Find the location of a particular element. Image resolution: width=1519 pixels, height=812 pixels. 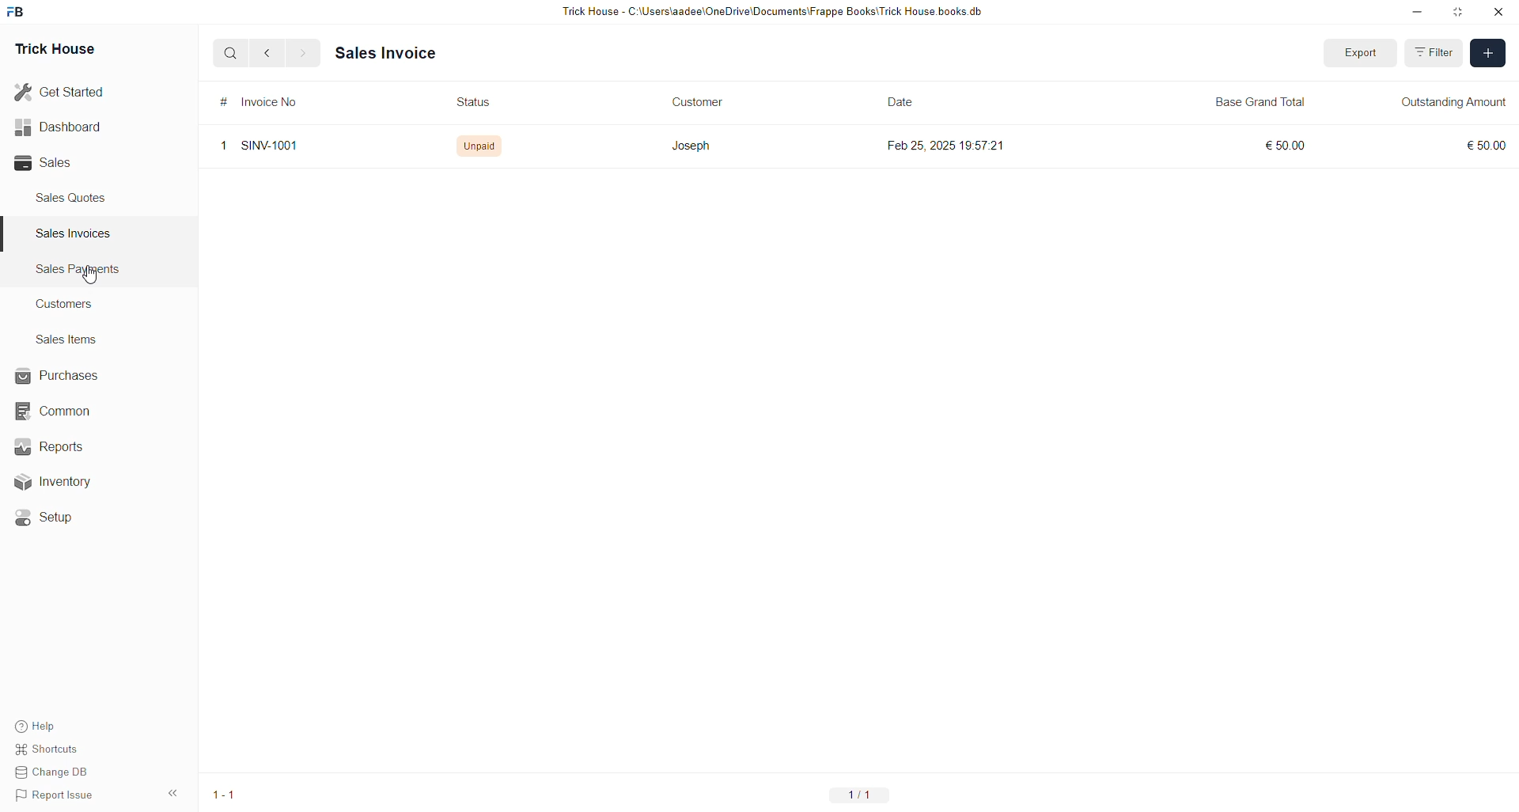

Hide sidebar is located at coordinates (172, 793).